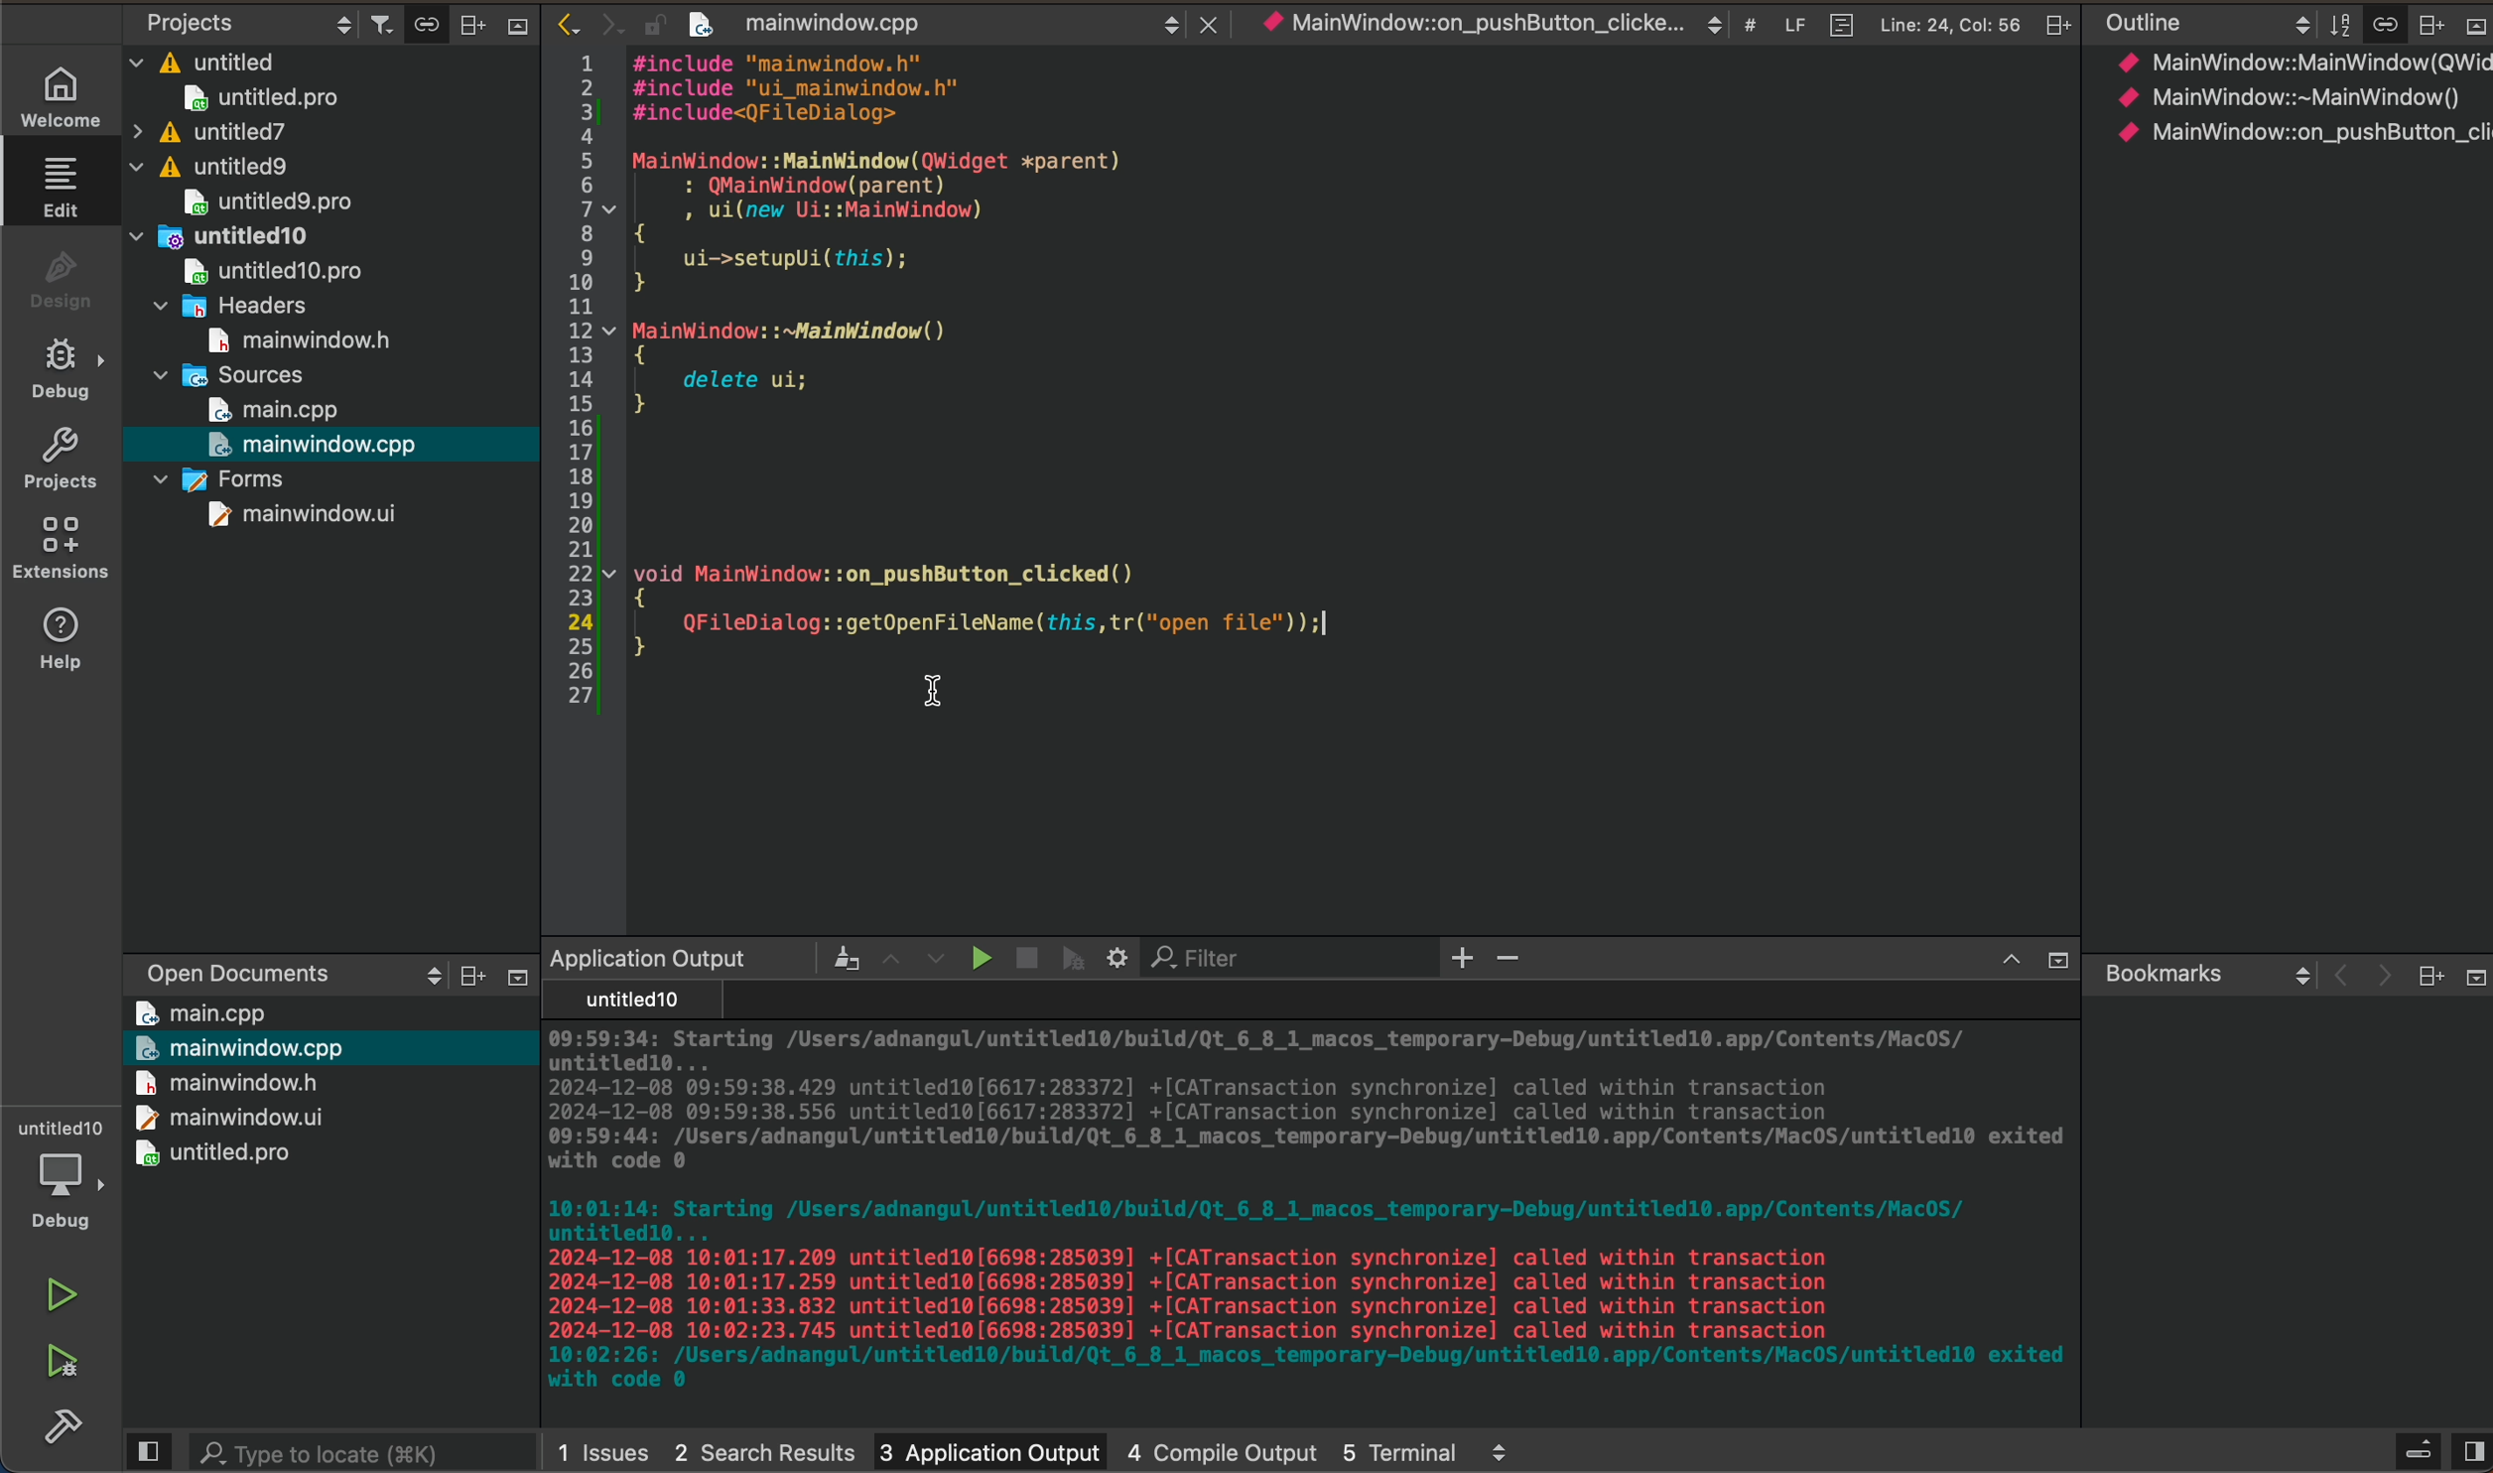 This screenshot has width=2493, height=1473. I want to click on Open Documents, so click(222, 966).